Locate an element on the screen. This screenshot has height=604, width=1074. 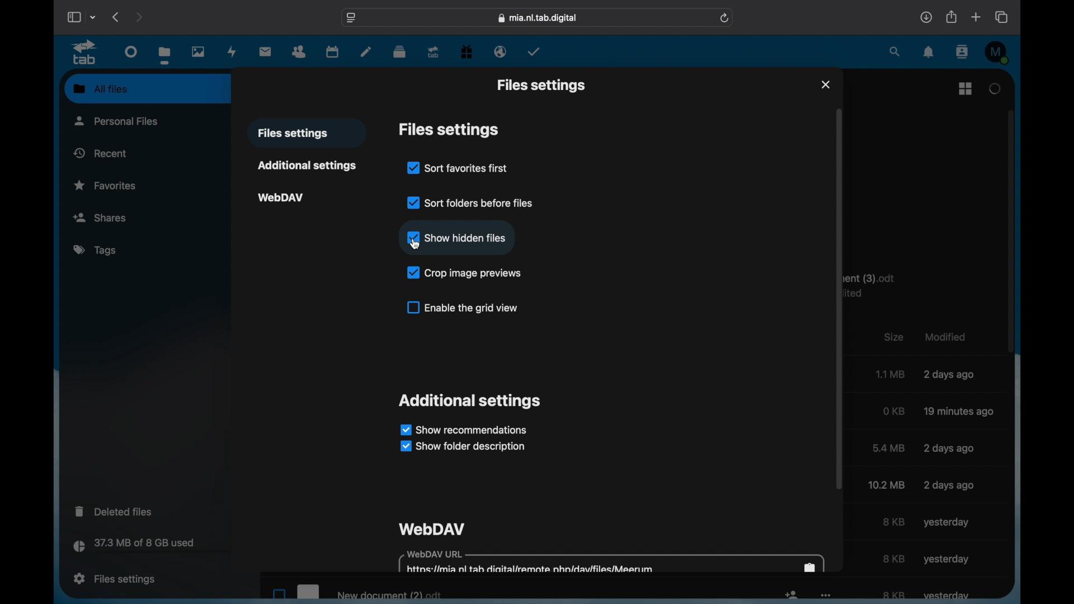
contacts is located at coordinates (300, 52).